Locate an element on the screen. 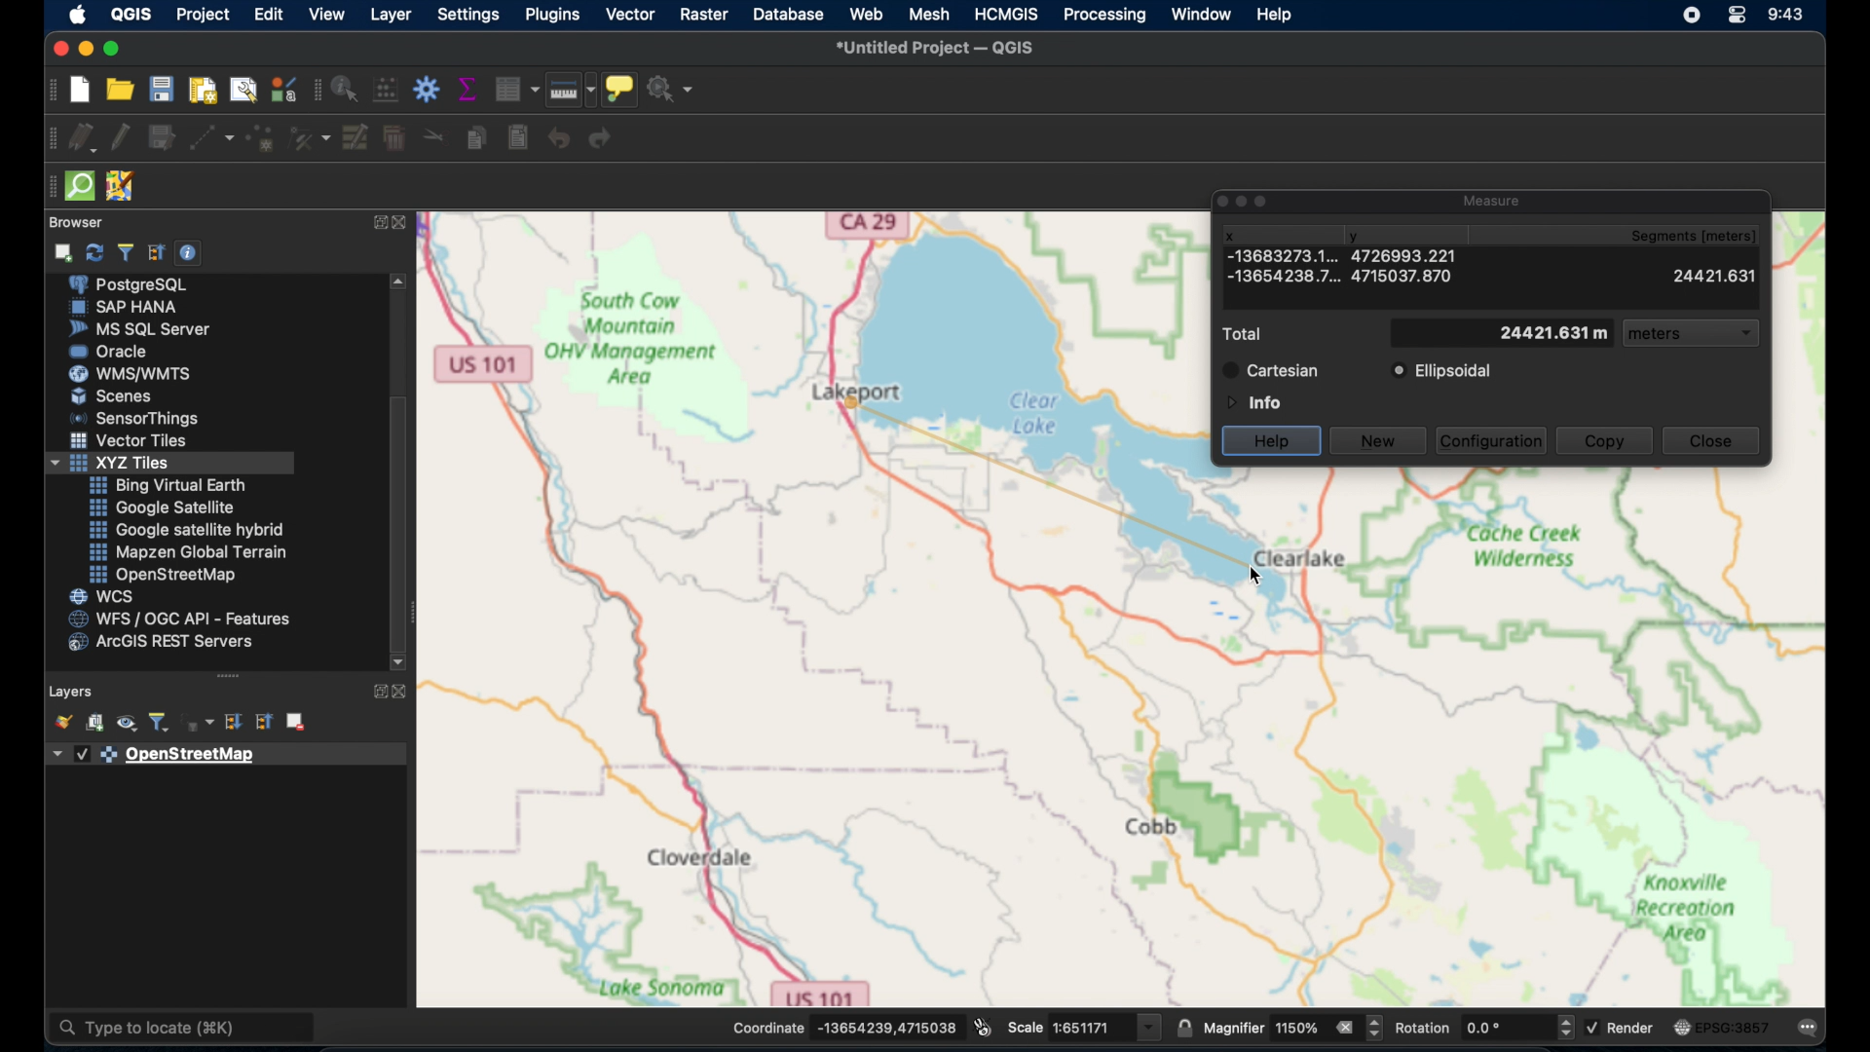 The image size is (1870, 1052). close is located at coordinates (407, 226).